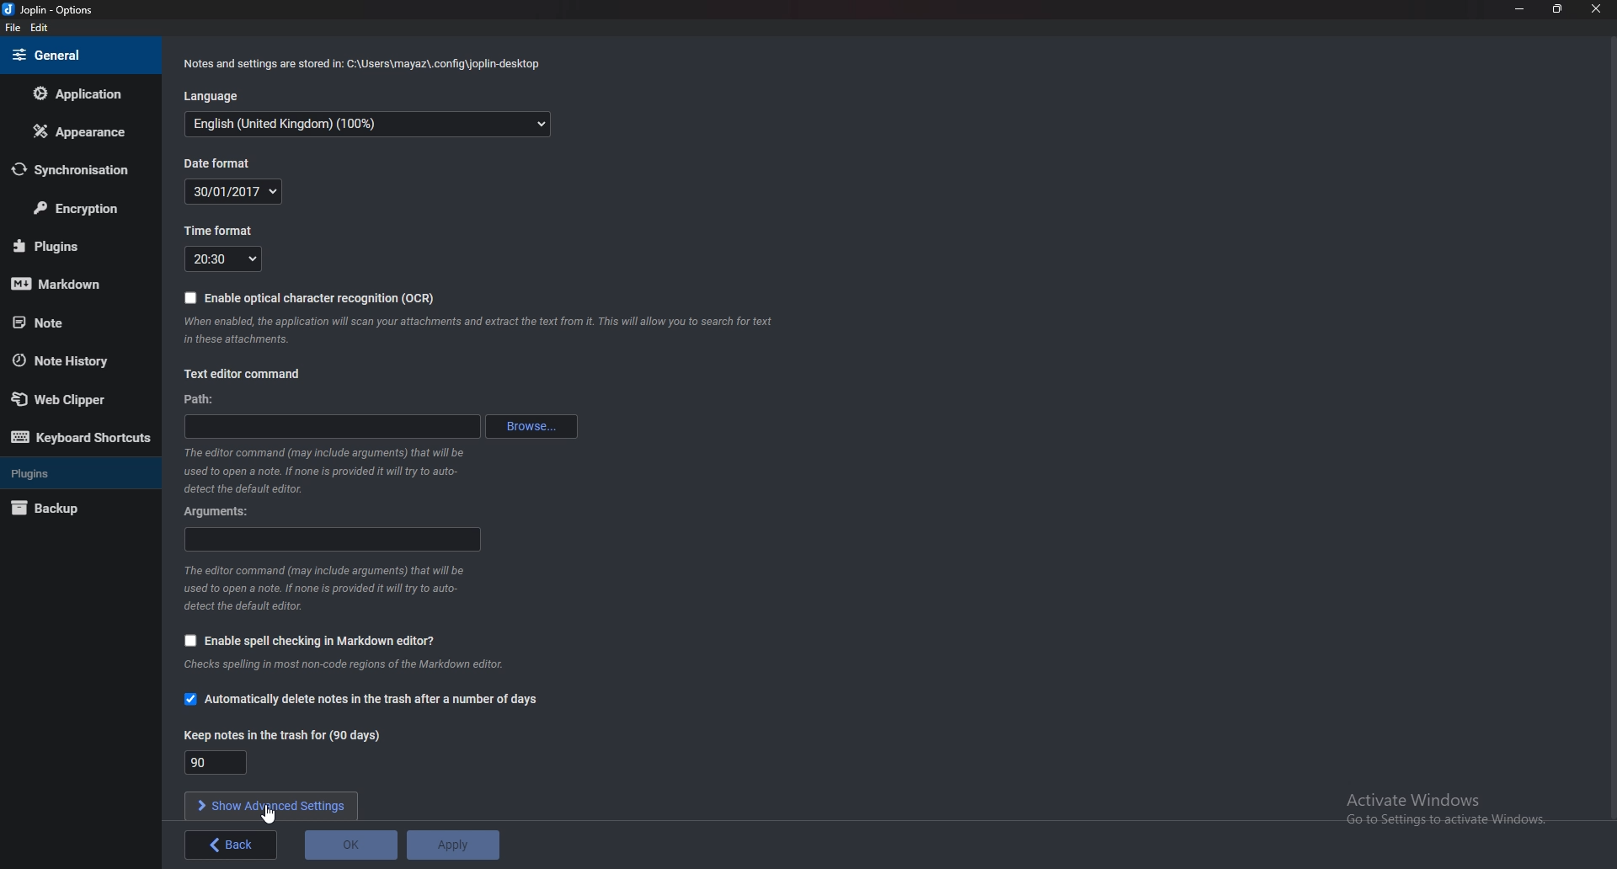  I want to click on back, so click(233, 845).